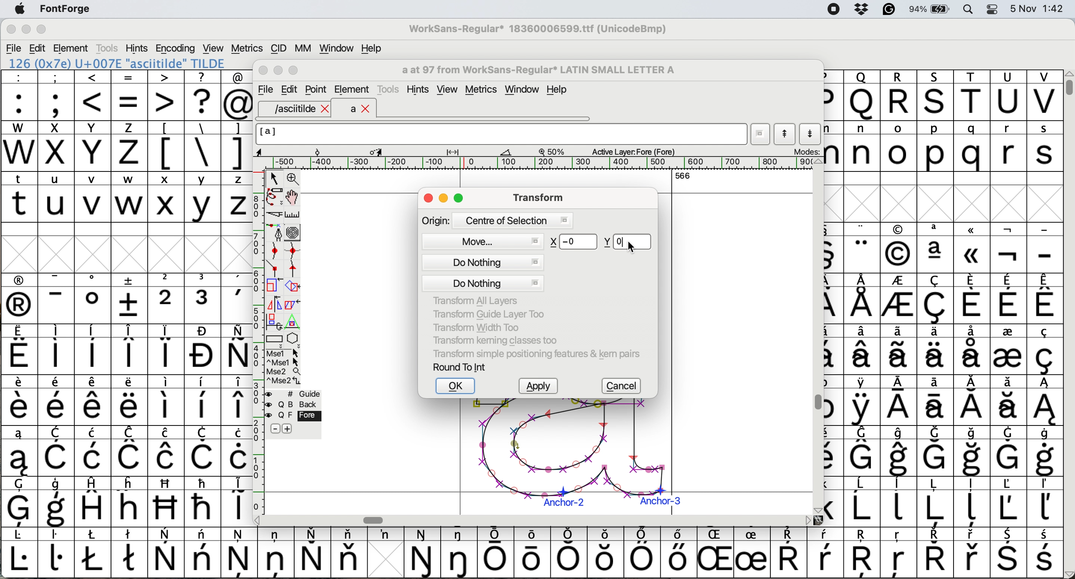  I want to click on transform kerning classes too, so click(495, 340).